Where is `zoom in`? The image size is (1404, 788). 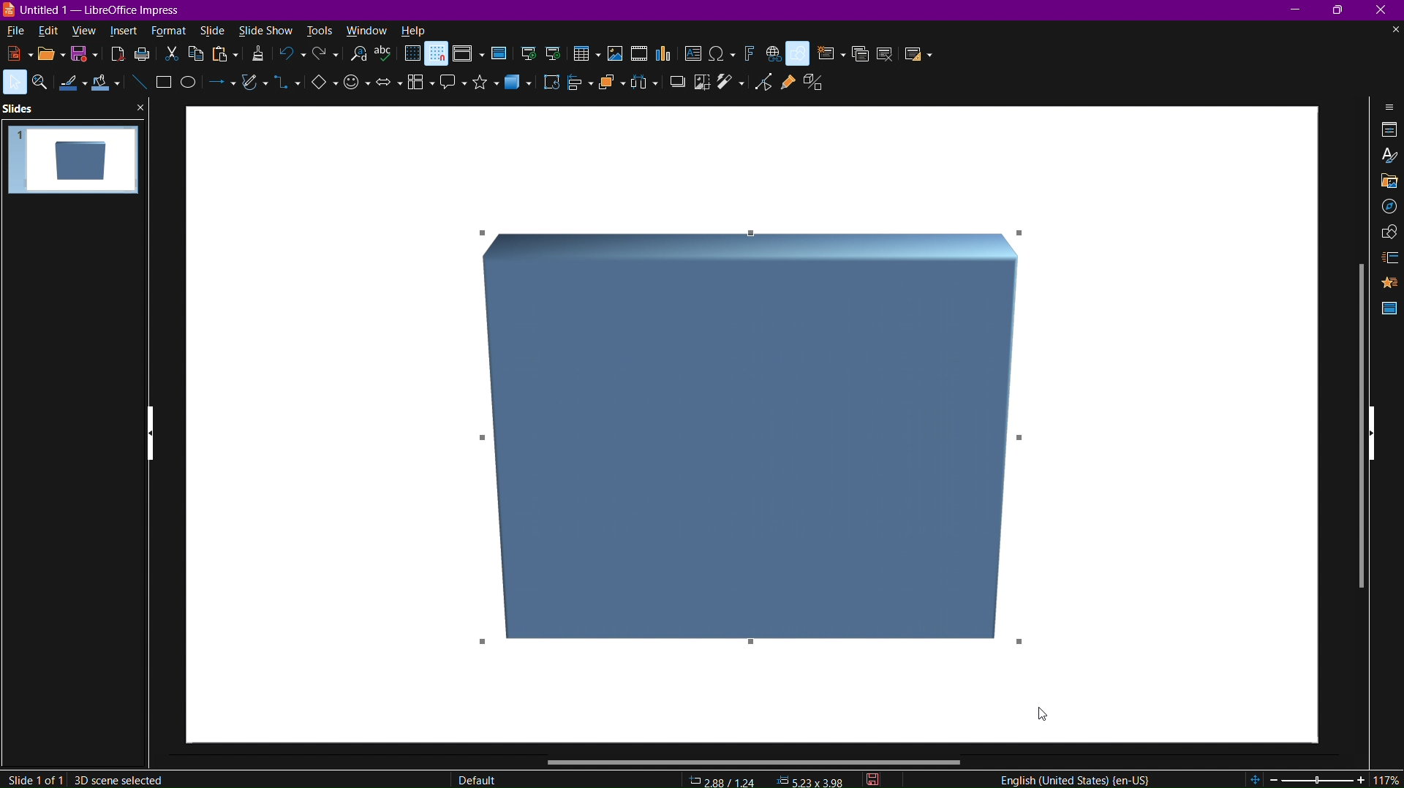 zoom in is located at coordinates (1362, 779).